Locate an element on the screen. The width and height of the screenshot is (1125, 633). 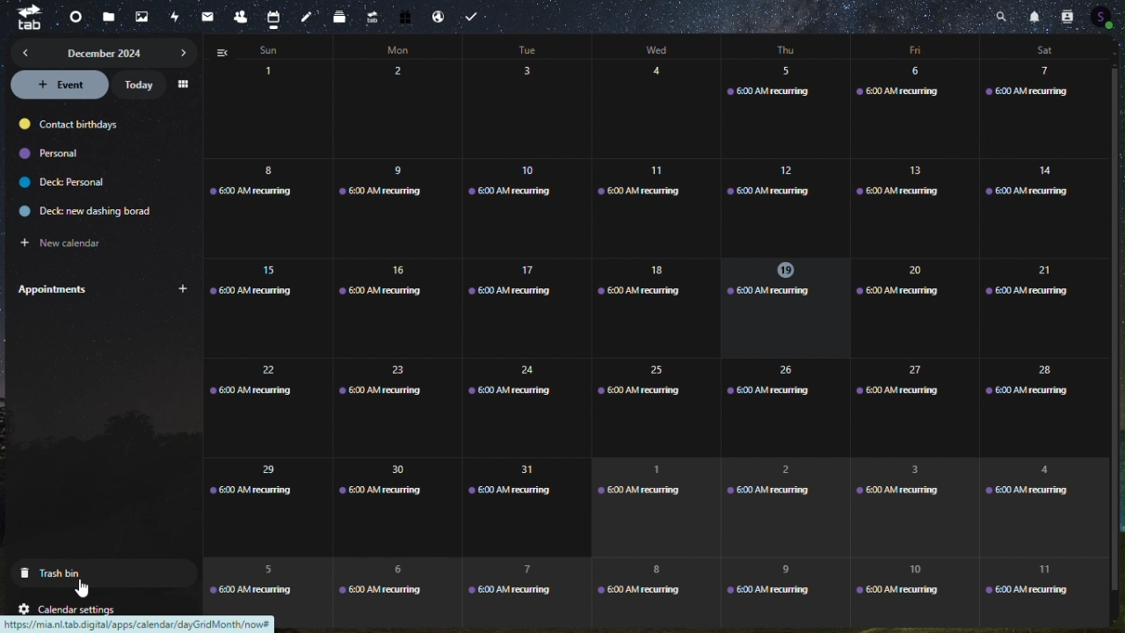
today is located at coordinates (142, 85).